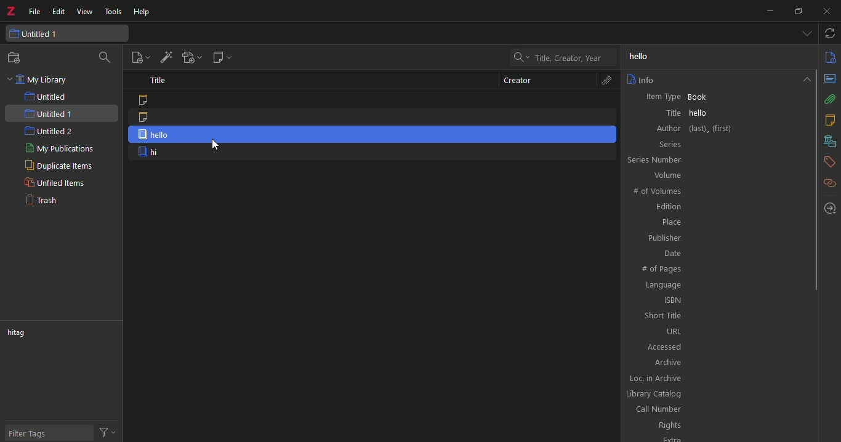 The height and width of the screenshot is (442, 841). What do you see at coordinates (151, 116) in the screenshot?
I see `note` at bounding box center [151, 116].